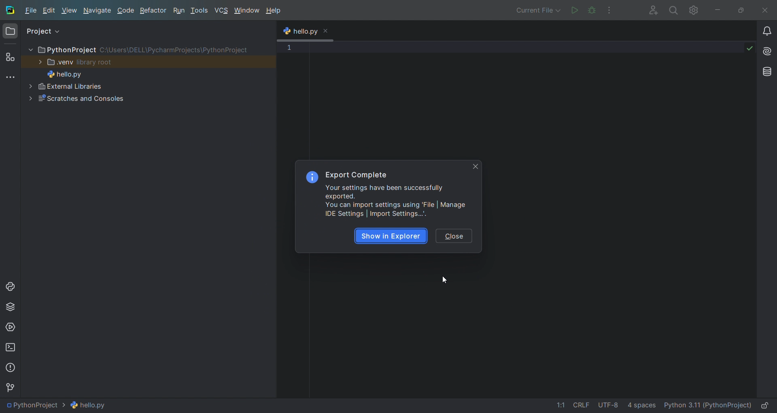  Describe the element at coordinates (137, 49) in the screenshot. I see `PythonProject along its path` at that location.